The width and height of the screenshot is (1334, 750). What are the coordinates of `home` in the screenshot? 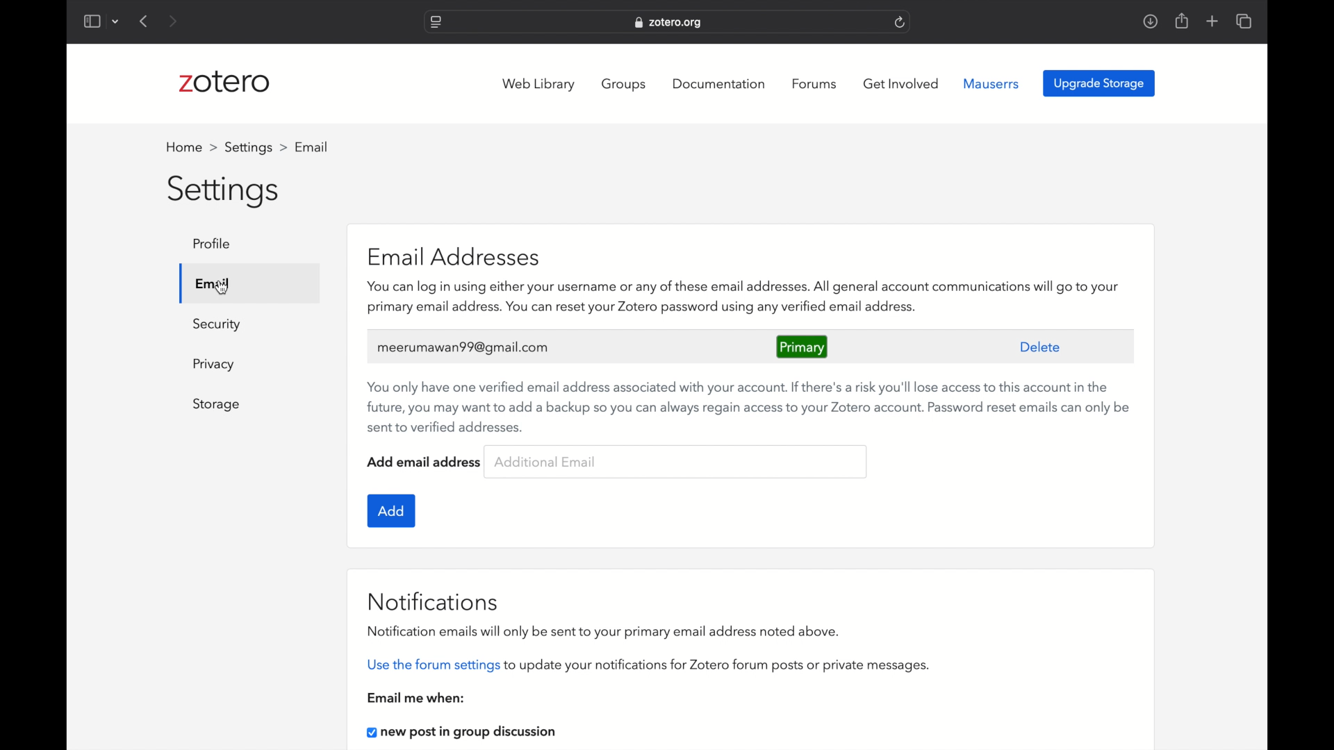 It's located at (191, 147).